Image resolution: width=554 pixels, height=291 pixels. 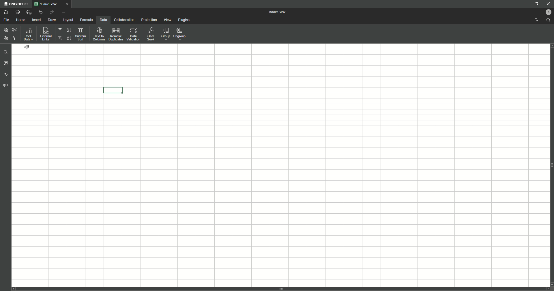 What do you see at coordinates (15, 38) in the screenshot?
I see `Choose Styling` at bounding box center [15, 38].